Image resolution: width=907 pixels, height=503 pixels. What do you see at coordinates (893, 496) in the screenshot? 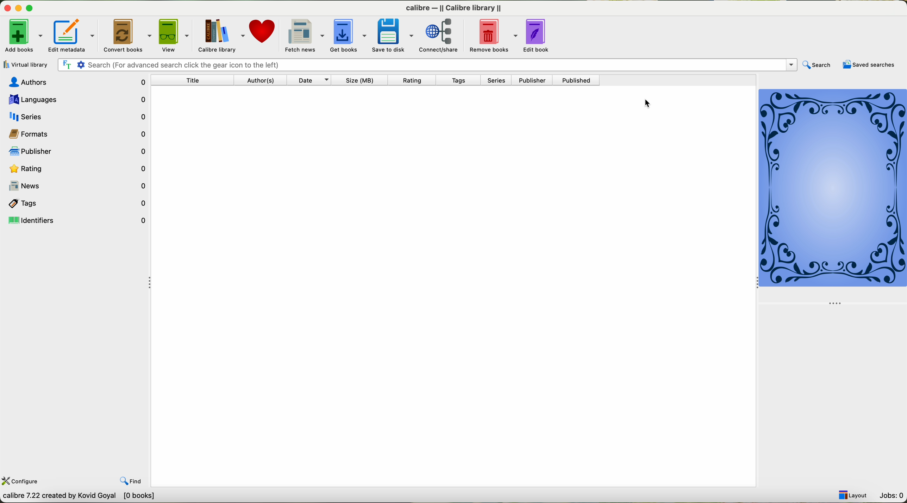
I see `jobs: 0` at bounding box center [893, 496].